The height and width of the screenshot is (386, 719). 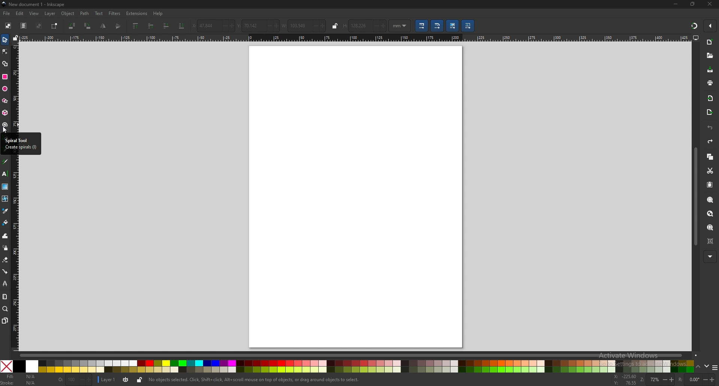 I want to click on rotate 90 degree cw, so click(x=88, y=26).